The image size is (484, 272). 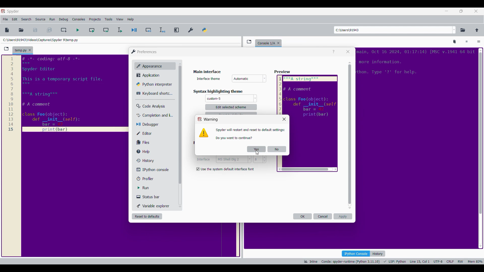 What do you see at coordinates (26, 19) in the screenshot?
I see `Search menu` at bounding box center [26, 19].